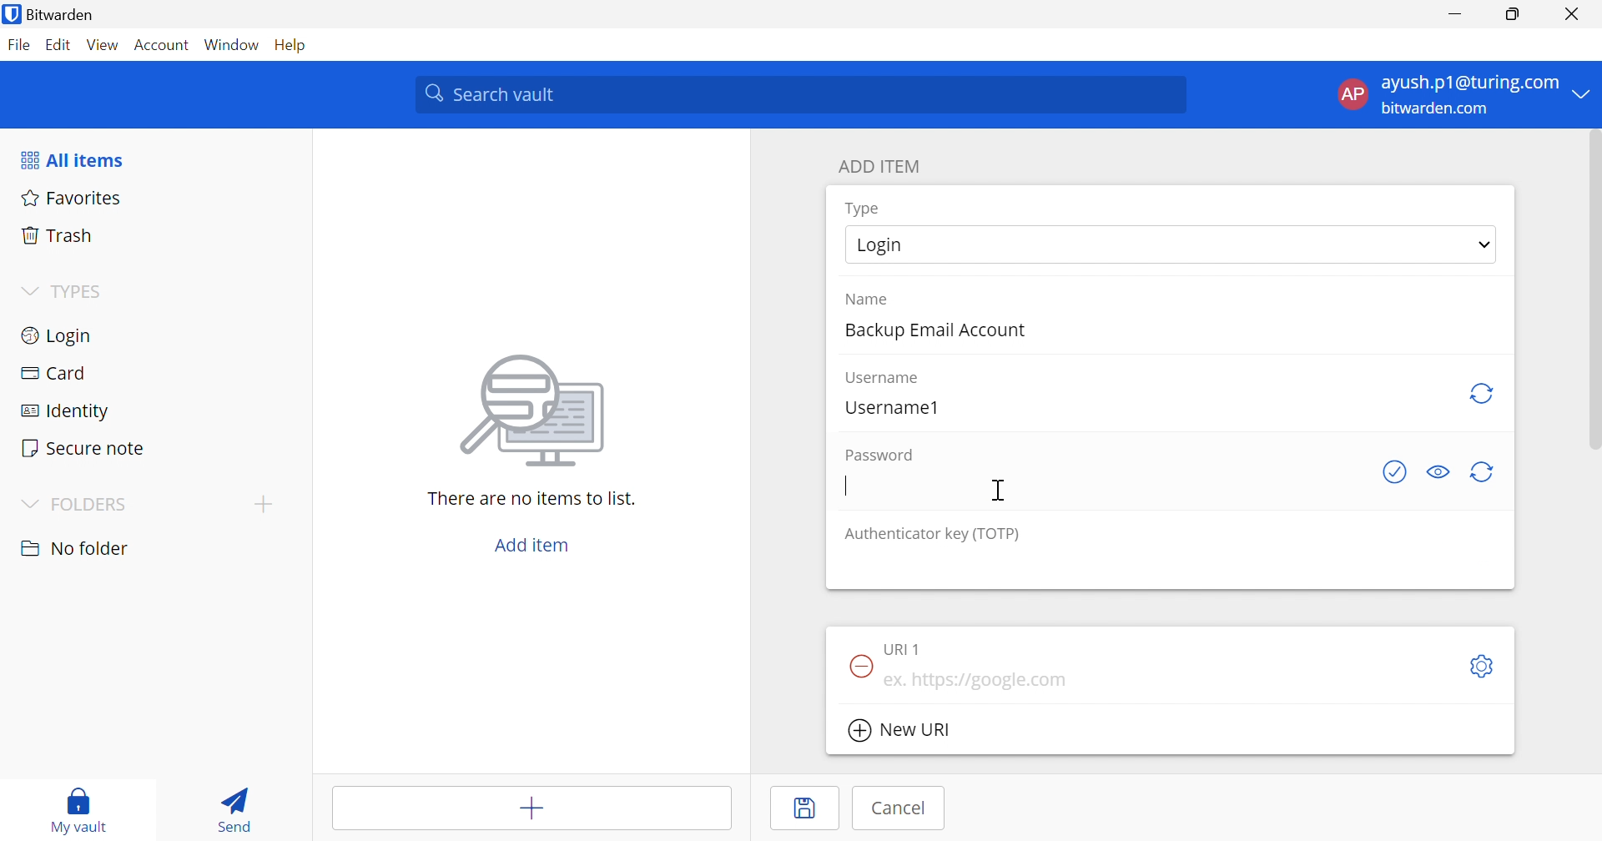  I want to click on Username, so click(884, 379).